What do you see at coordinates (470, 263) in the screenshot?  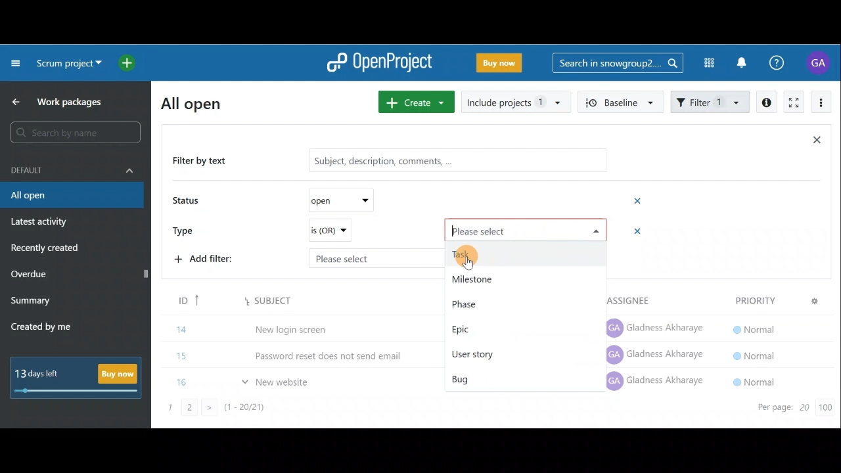 I see `mouse pointer` at bounding box center [470, 263].